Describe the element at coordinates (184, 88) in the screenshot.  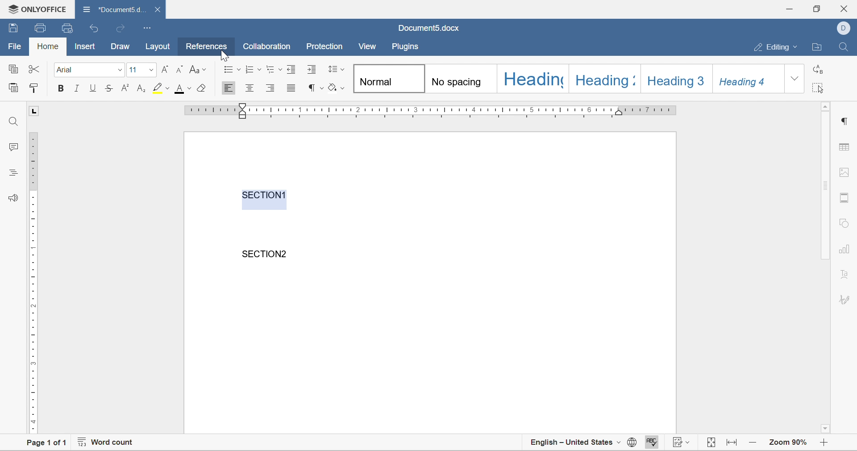
I see `font color` at that location.